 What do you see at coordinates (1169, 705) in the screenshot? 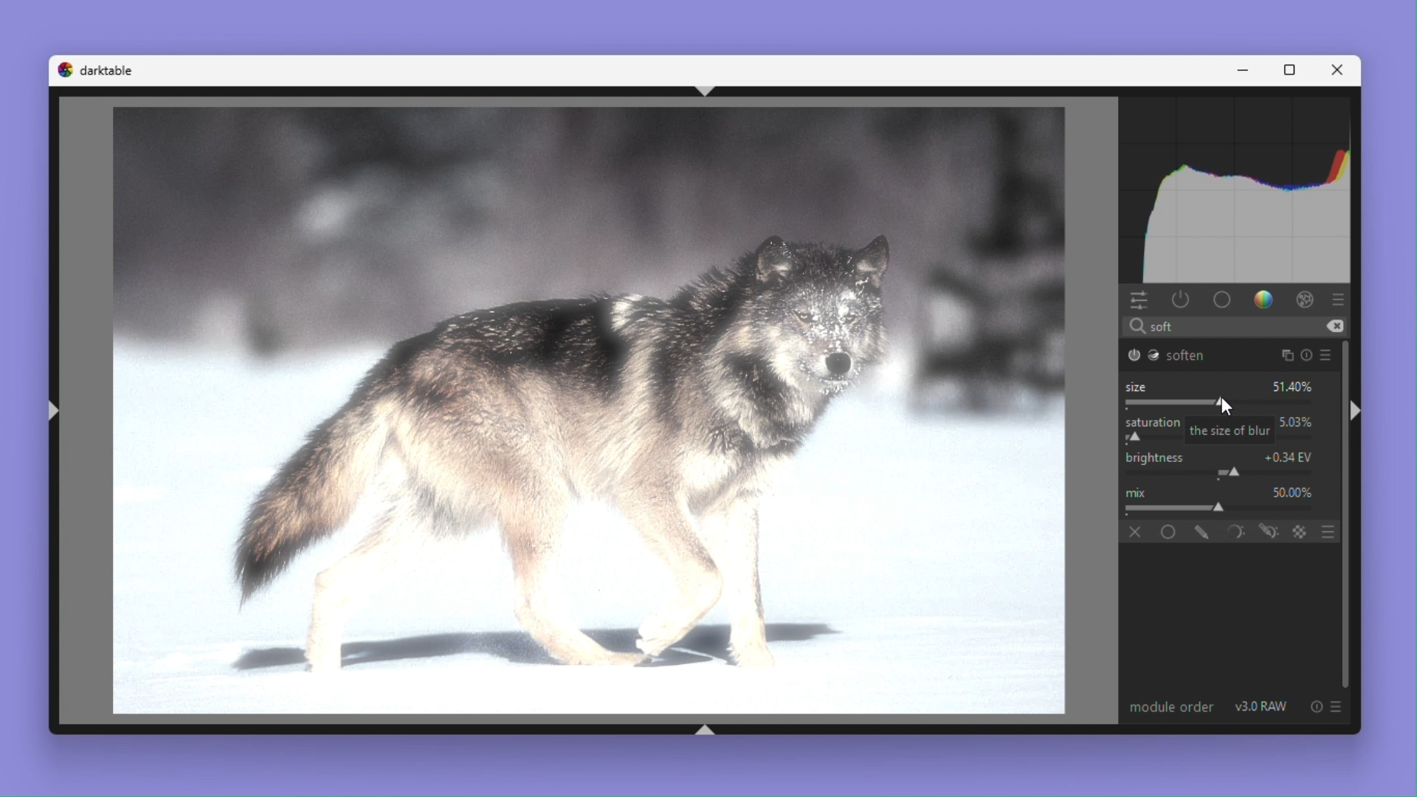
I see `Module order` at bounding box center [1169, 705].